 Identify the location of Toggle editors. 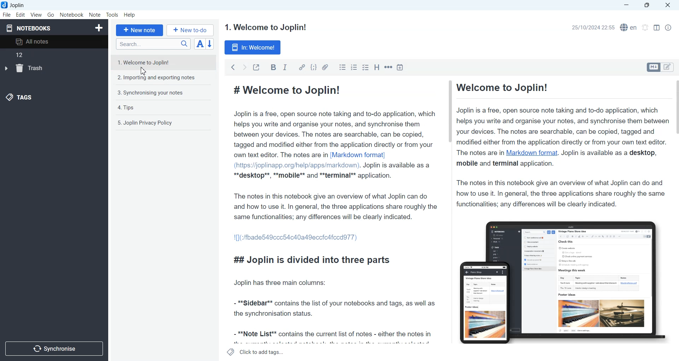
(653, 67).